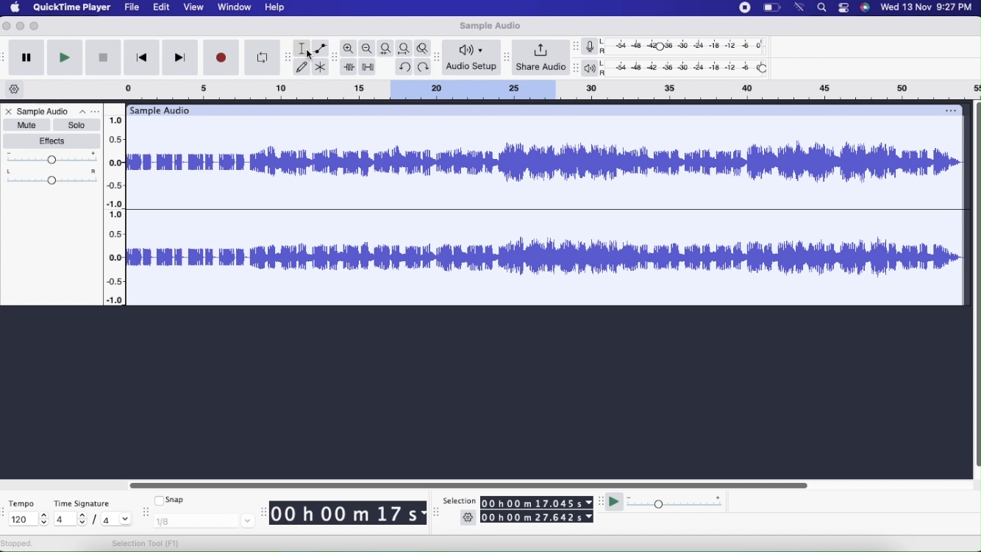 This screenshot has height=552, width=981. Describe the element at coordinates (204, 520) in the screenshot. I see `1/8` at that location.